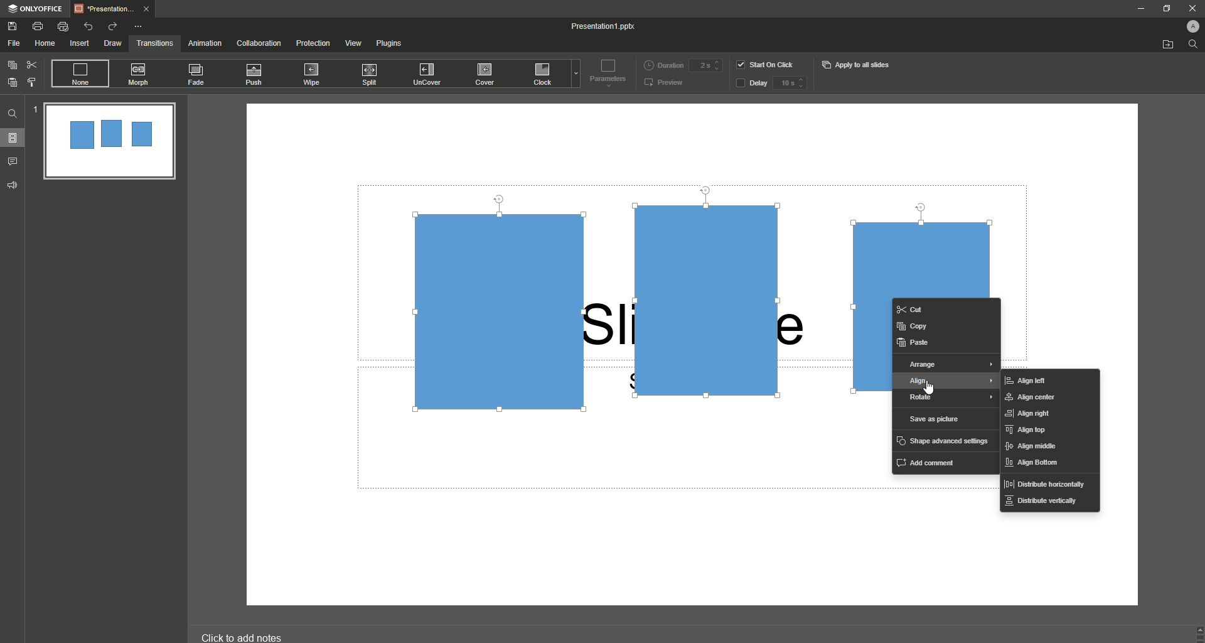 The image size is (1205, 643). Describe the element at coordinates (1045, 485) in the screenshot. I see `Distribute horizontally` at that location.